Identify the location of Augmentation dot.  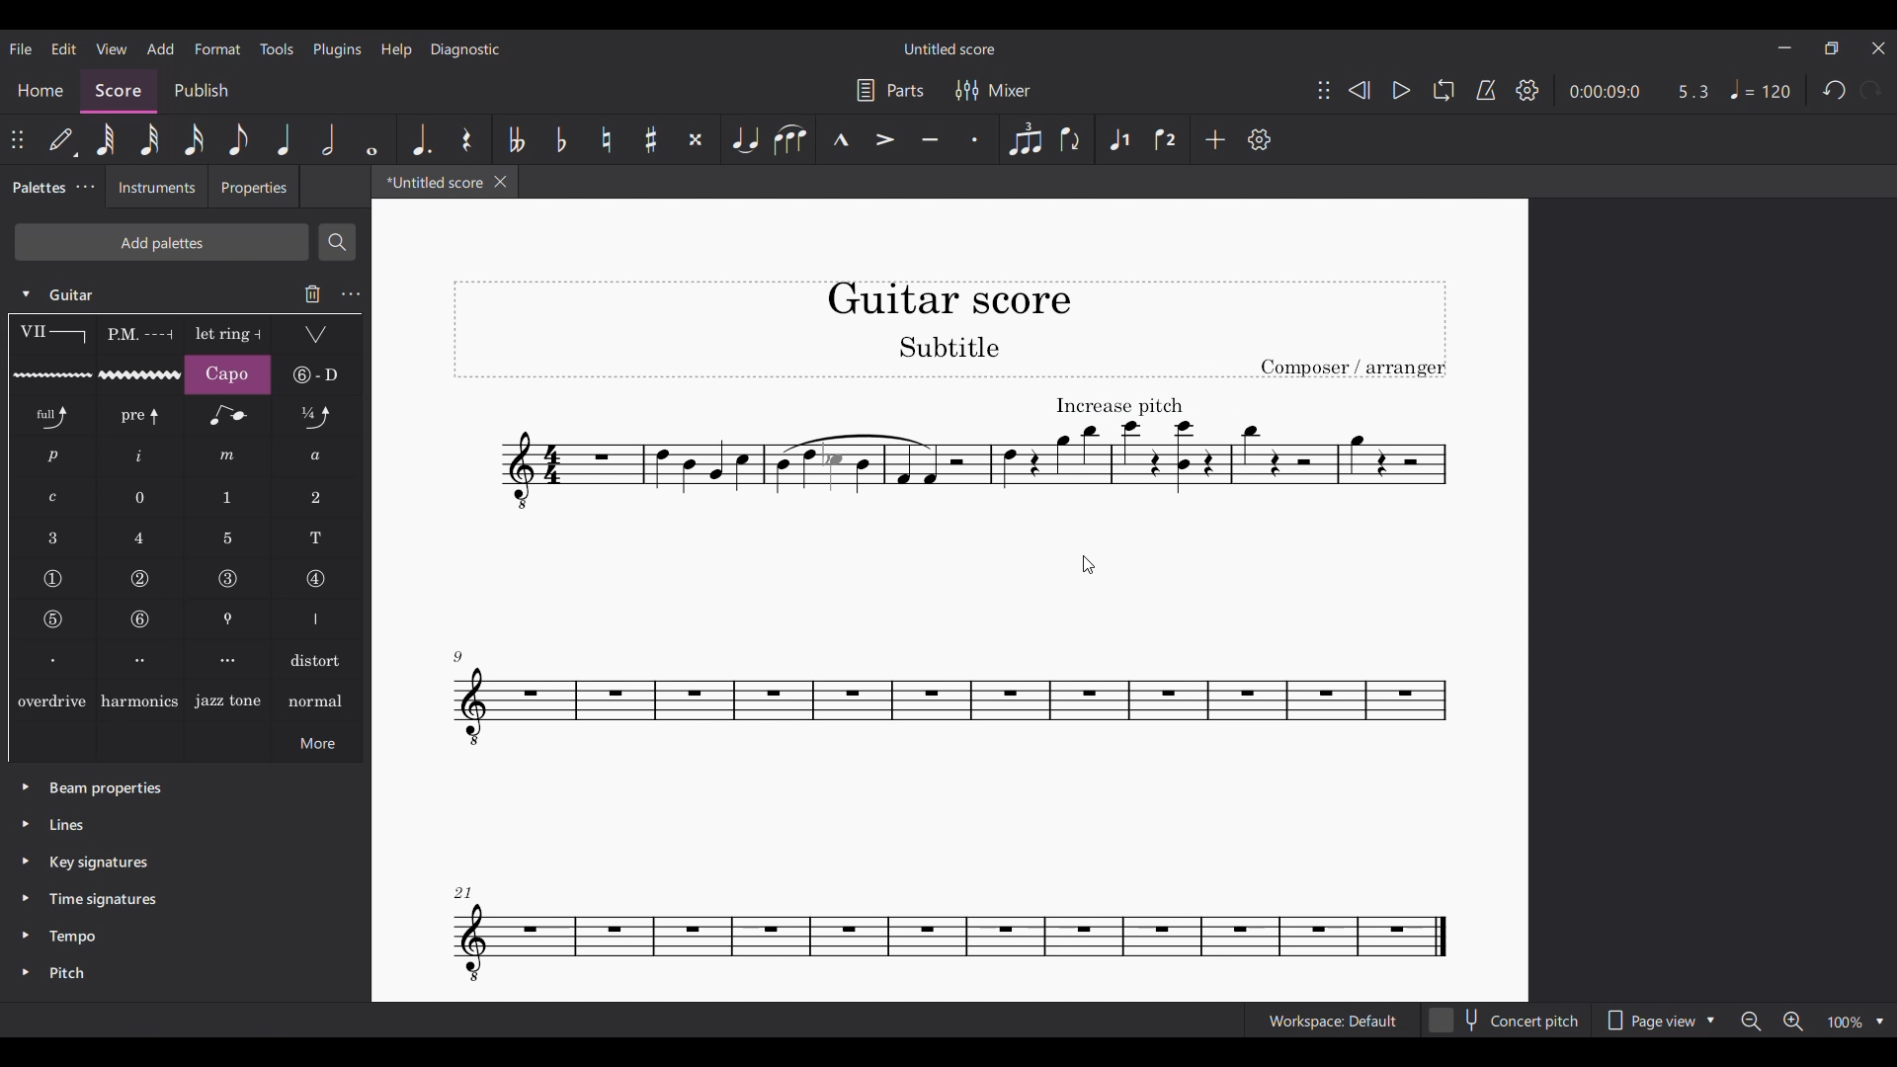
(420, 139).